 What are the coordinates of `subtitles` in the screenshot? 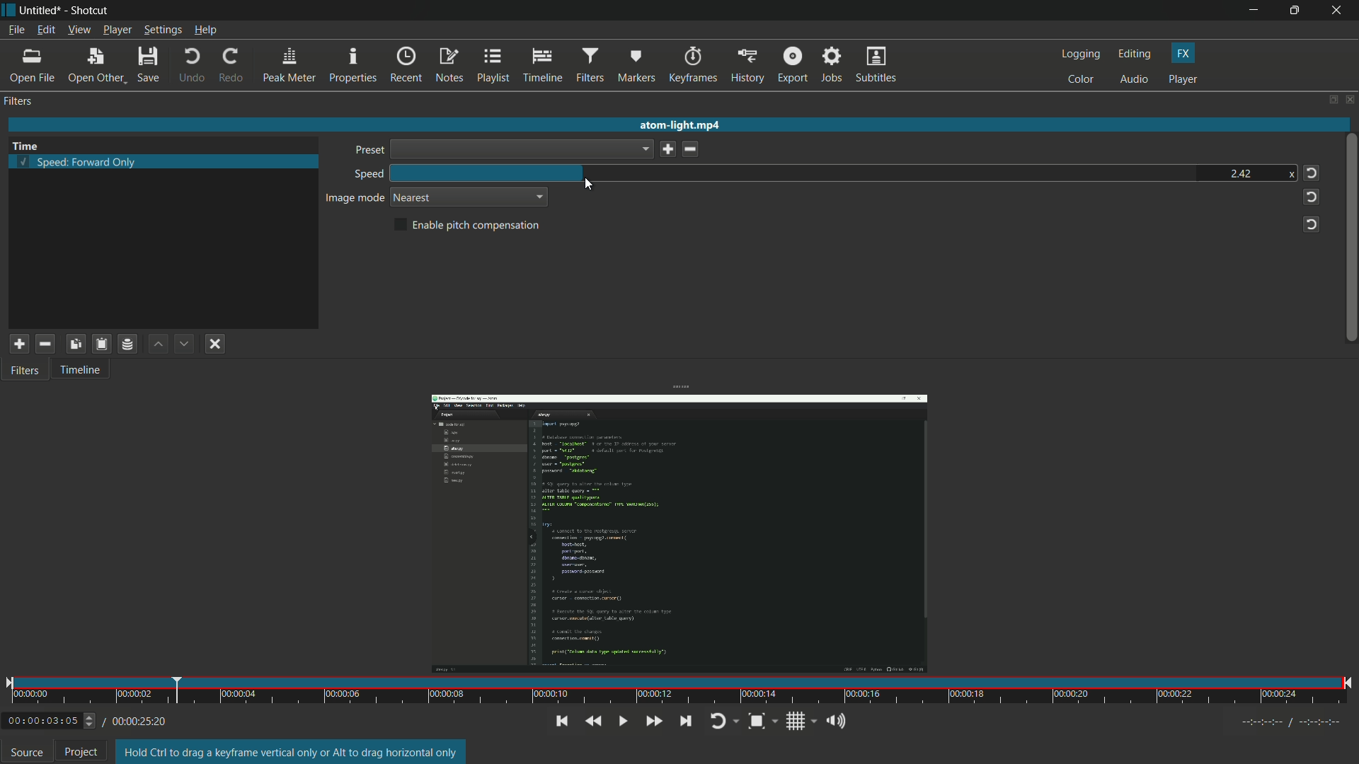 It's located at (878, 66).